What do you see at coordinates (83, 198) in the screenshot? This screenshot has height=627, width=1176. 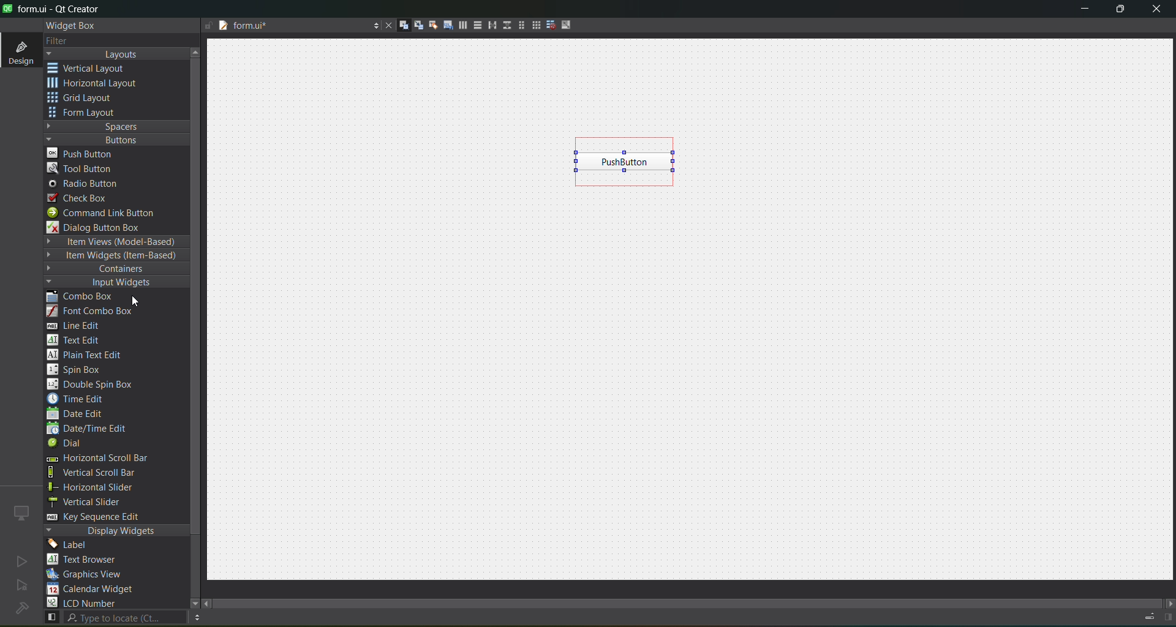 I see `check box` at bounding box center [83, 198].